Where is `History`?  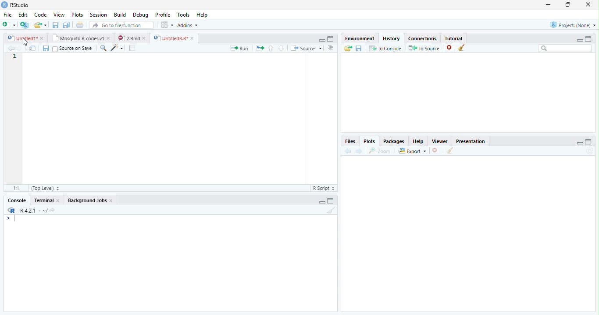
History is located at coordinates (392, 38).